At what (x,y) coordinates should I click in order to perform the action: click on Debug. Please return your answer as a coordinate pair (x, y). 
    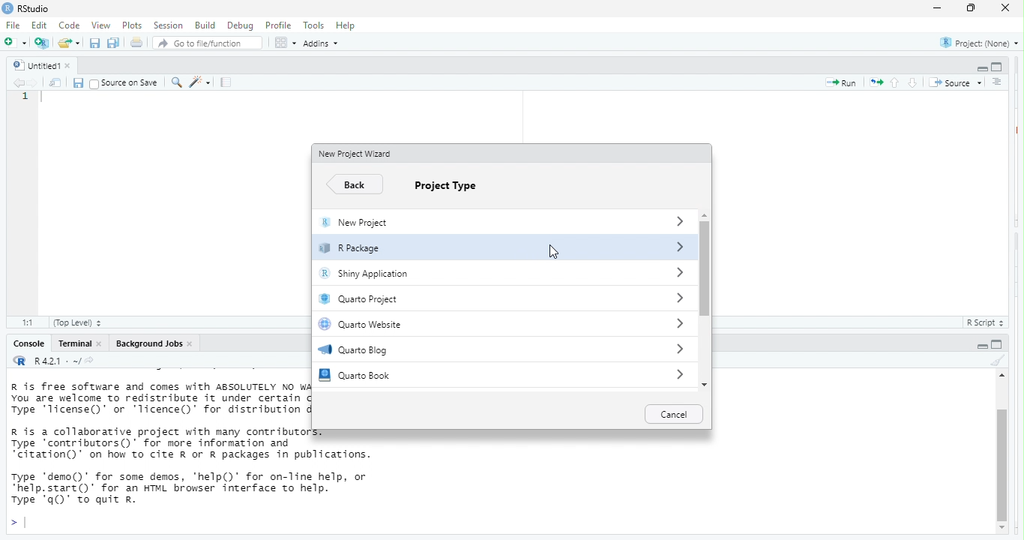
    Looking at the image, I should click on (239, 25).